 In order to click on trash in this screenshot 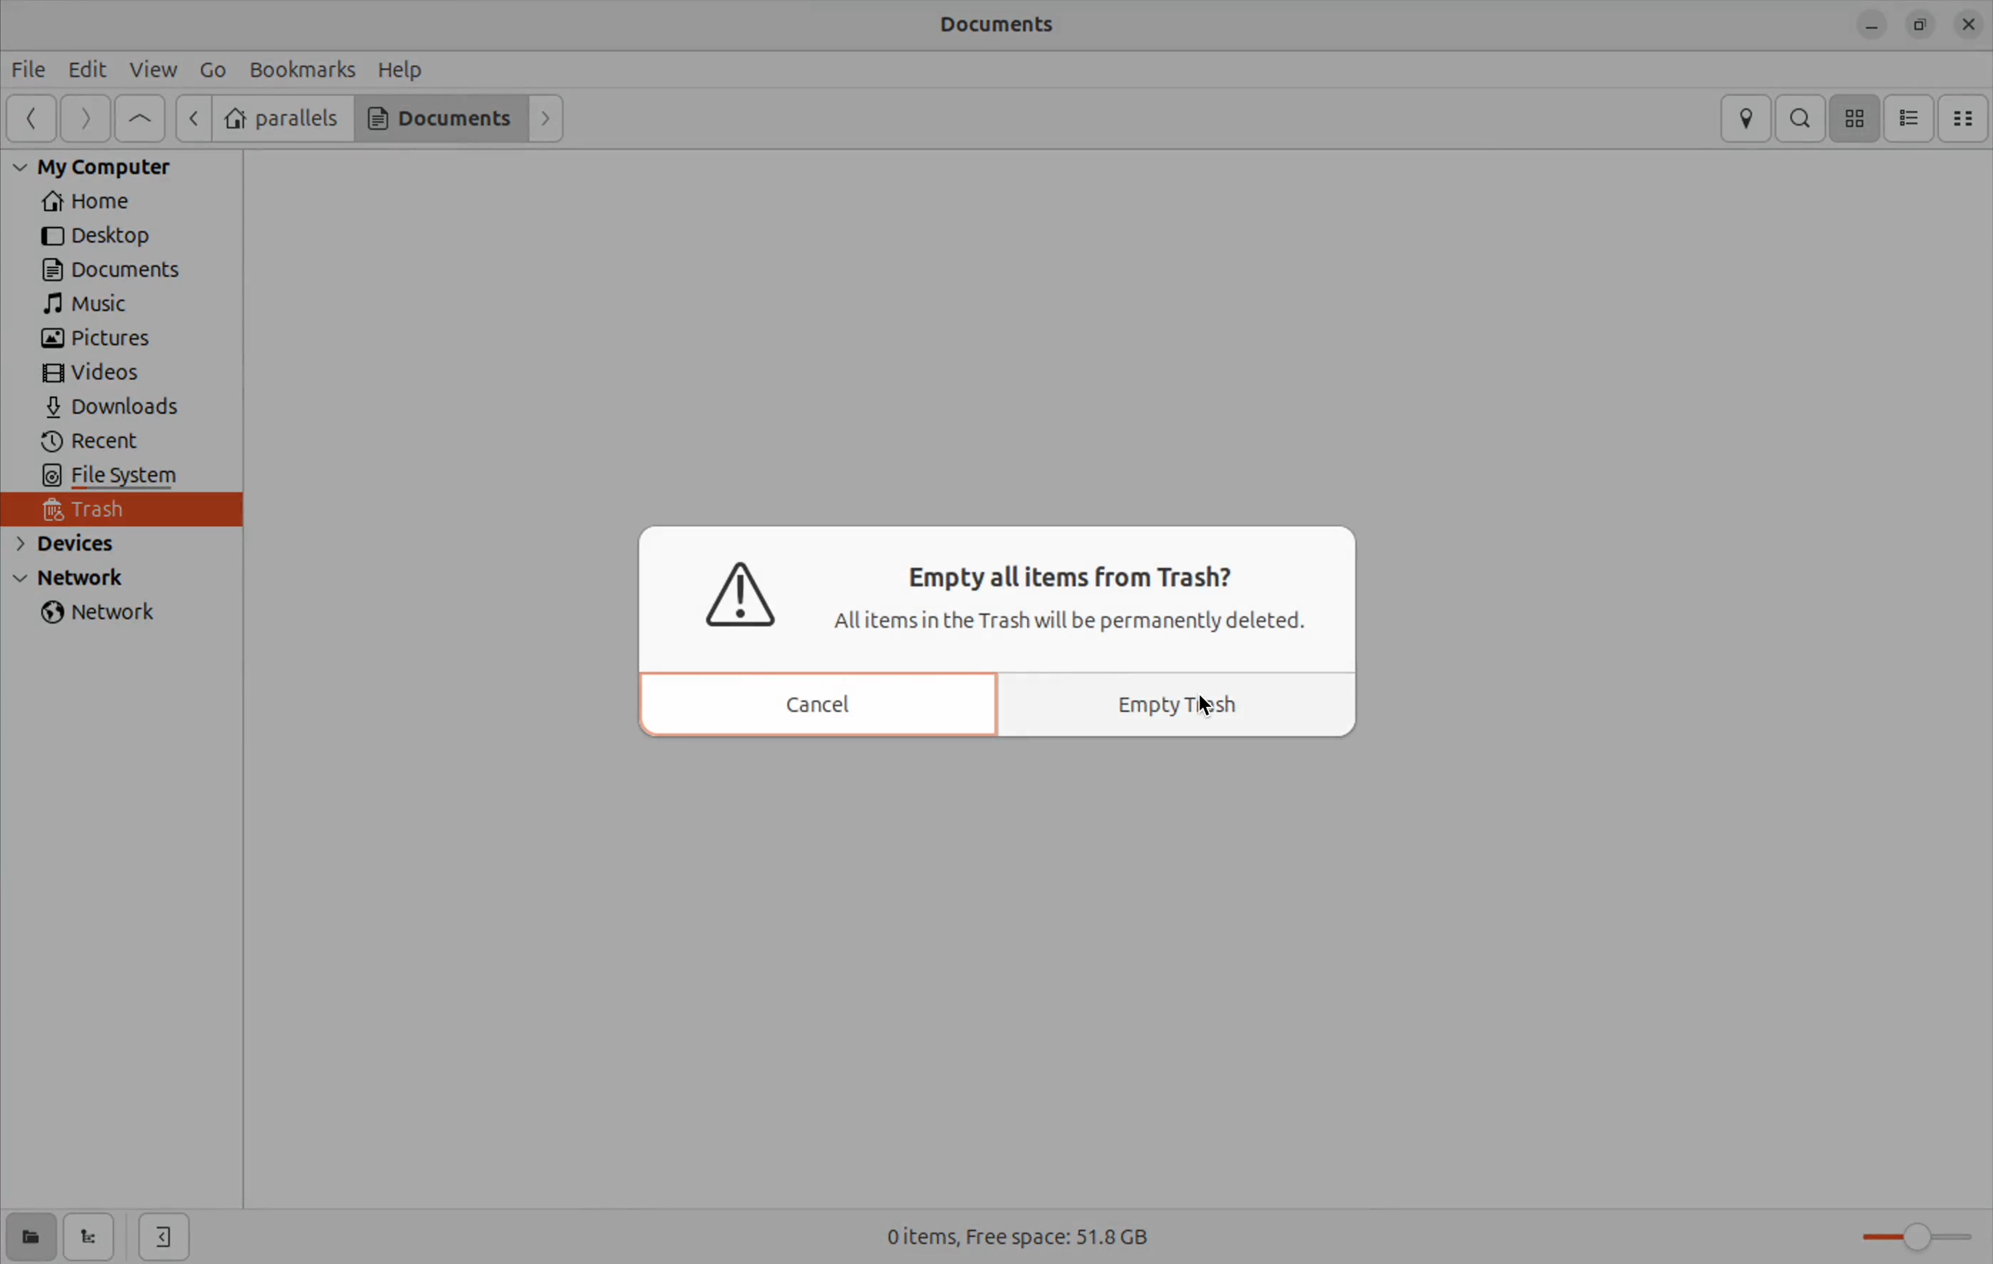, I will do `click(111, 509)`.